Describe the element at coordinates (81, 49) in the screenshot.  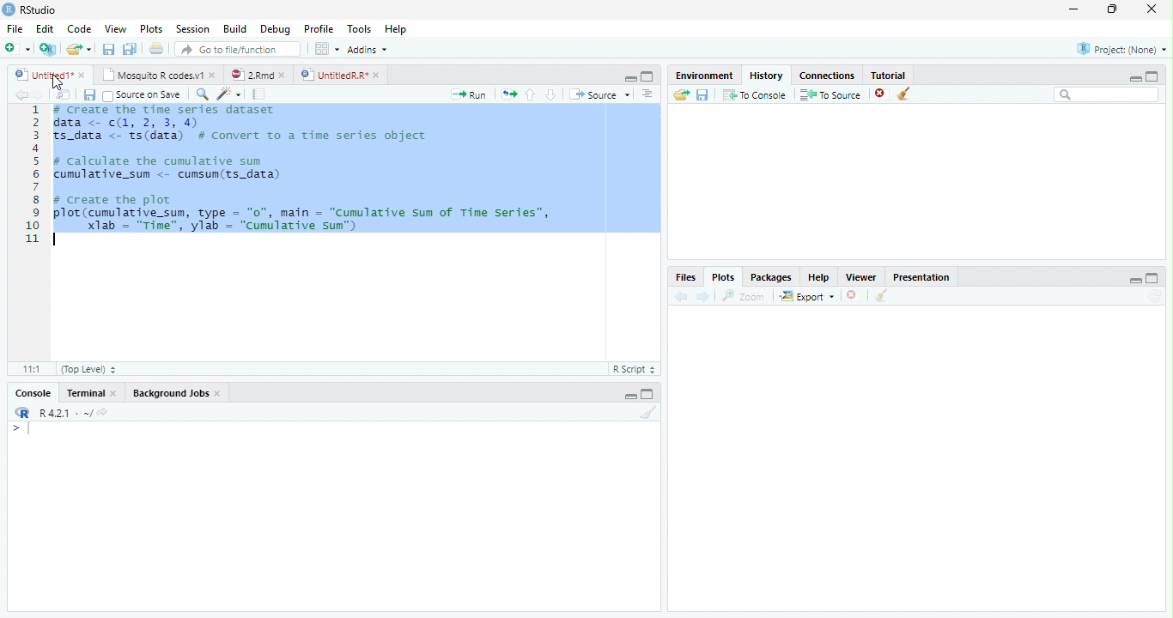
I see `Open an existing file` at that location.